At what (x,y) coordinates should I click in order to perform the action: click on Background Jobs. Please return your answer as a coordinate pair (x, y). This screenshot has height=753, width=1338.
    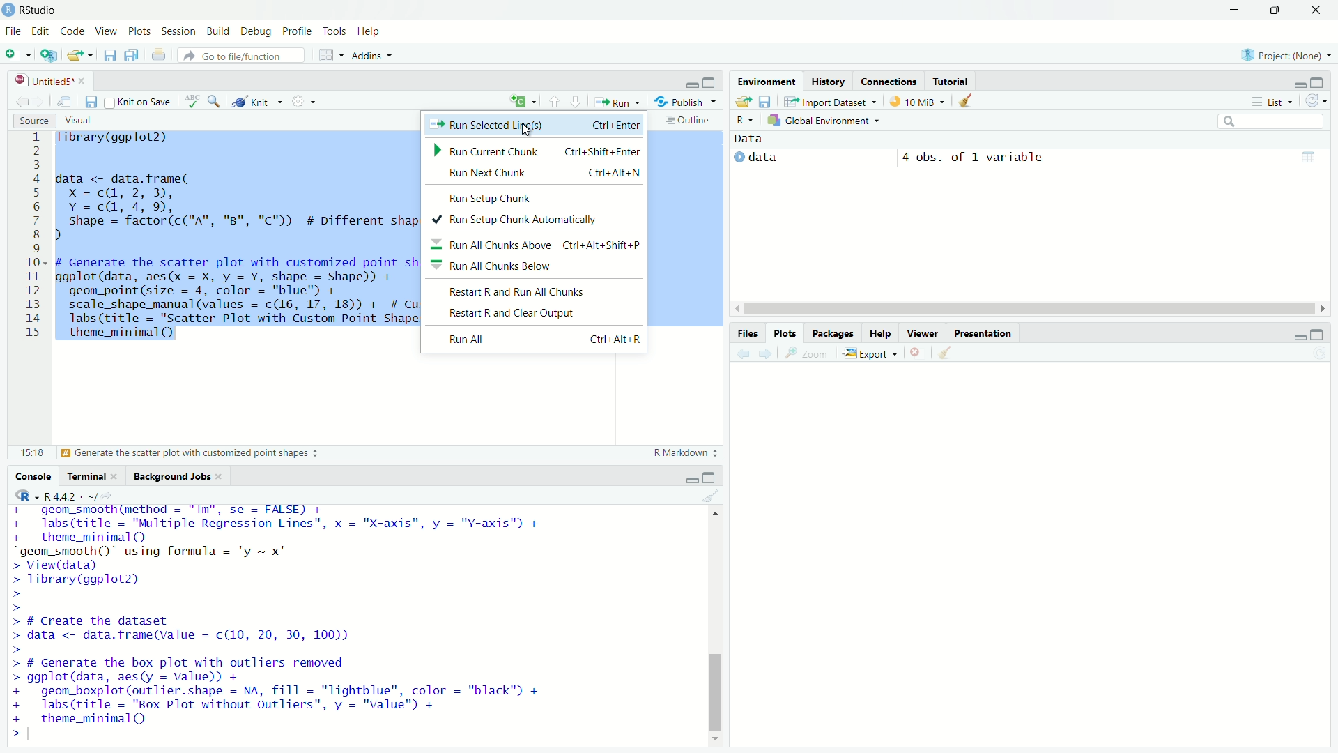
    Looking at the image, I should click on (169, 476).